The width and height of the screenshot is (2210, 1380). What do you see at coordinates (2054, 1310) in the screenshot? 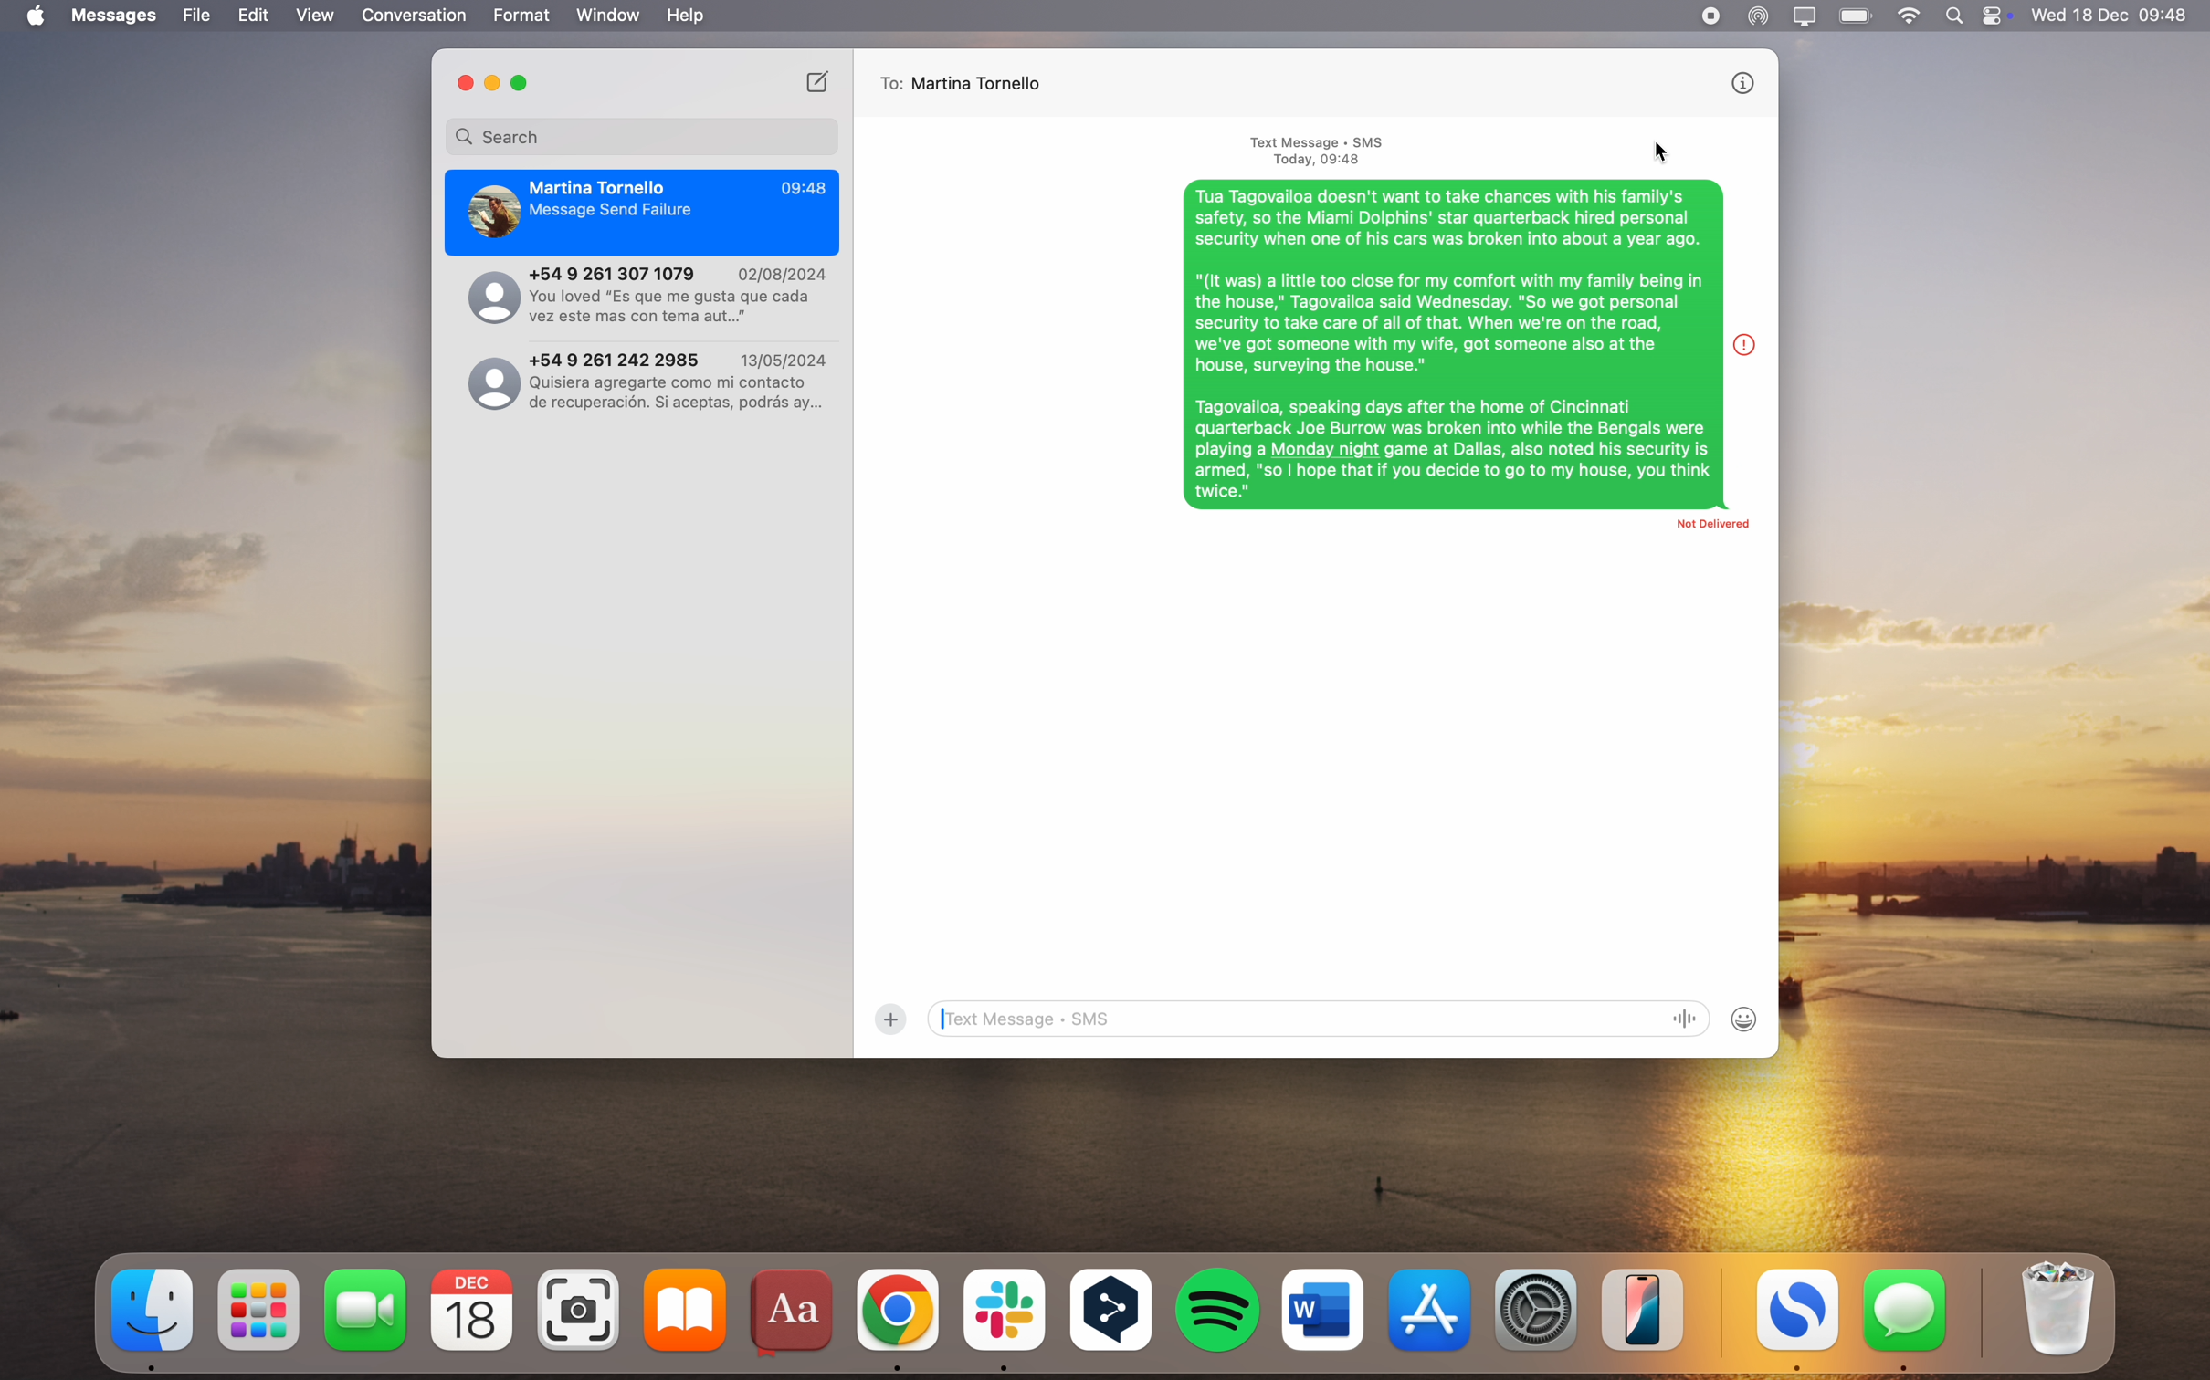
I see `trash` at bounding box center [2054, 1310].